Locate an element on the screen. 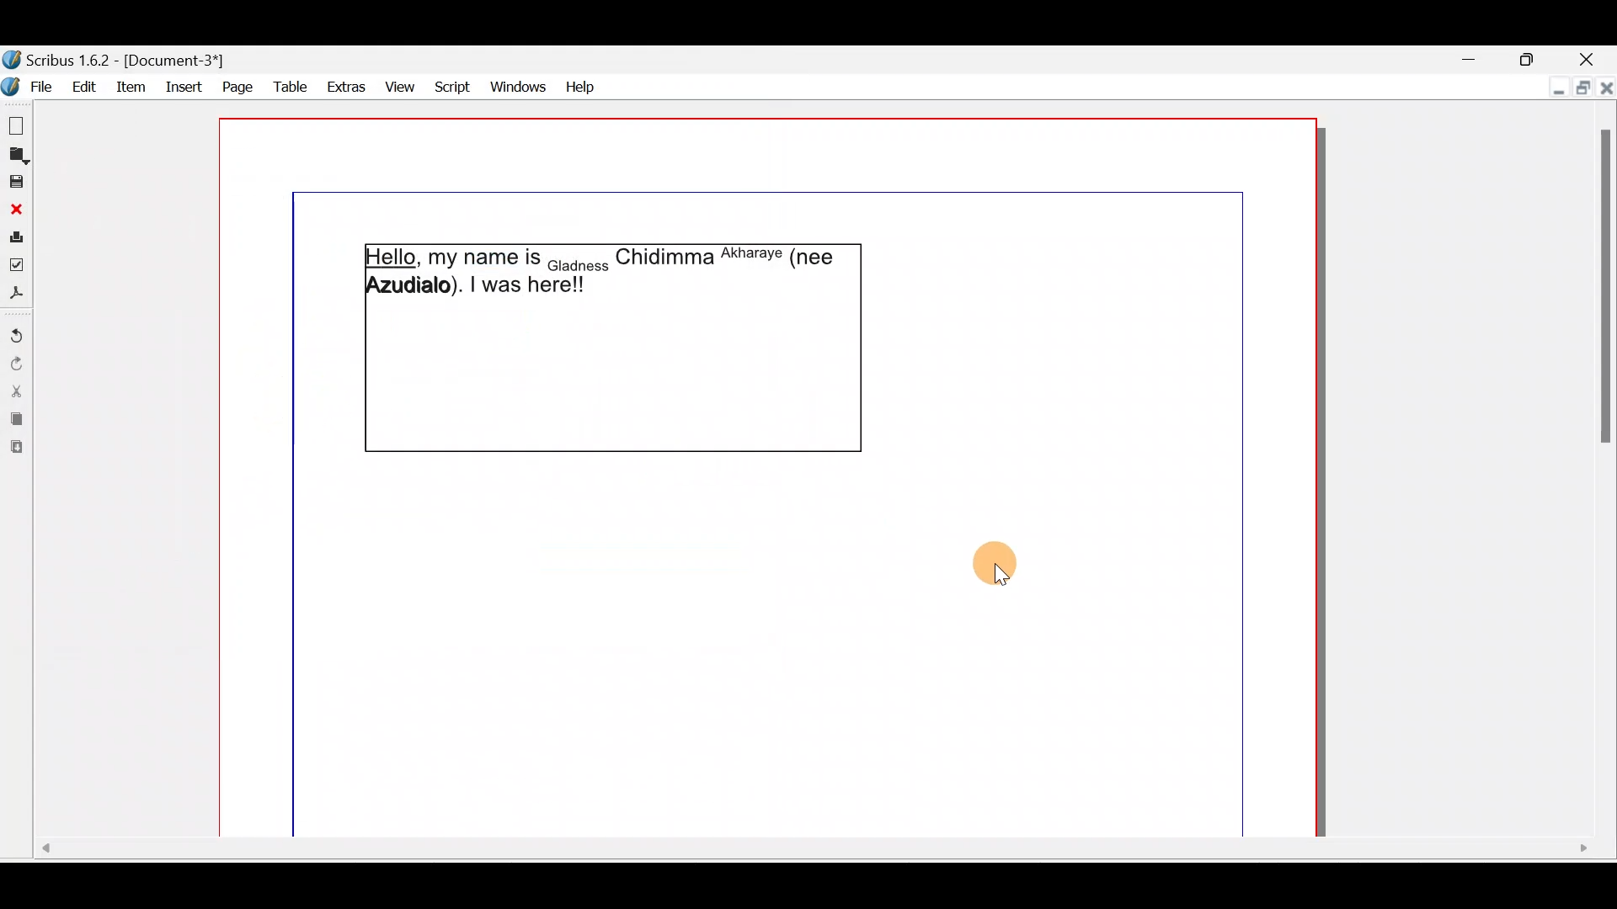 The height and width of the screenshot is (909, 1617). Text frame is located at coordinates (613, 380).